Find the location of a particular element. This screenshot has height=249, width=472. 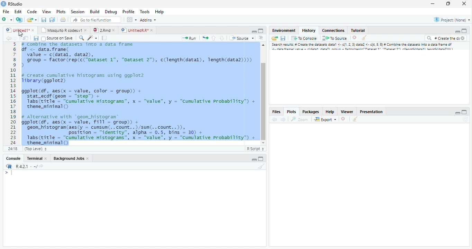

Plots is located at coordinates (291, 111).